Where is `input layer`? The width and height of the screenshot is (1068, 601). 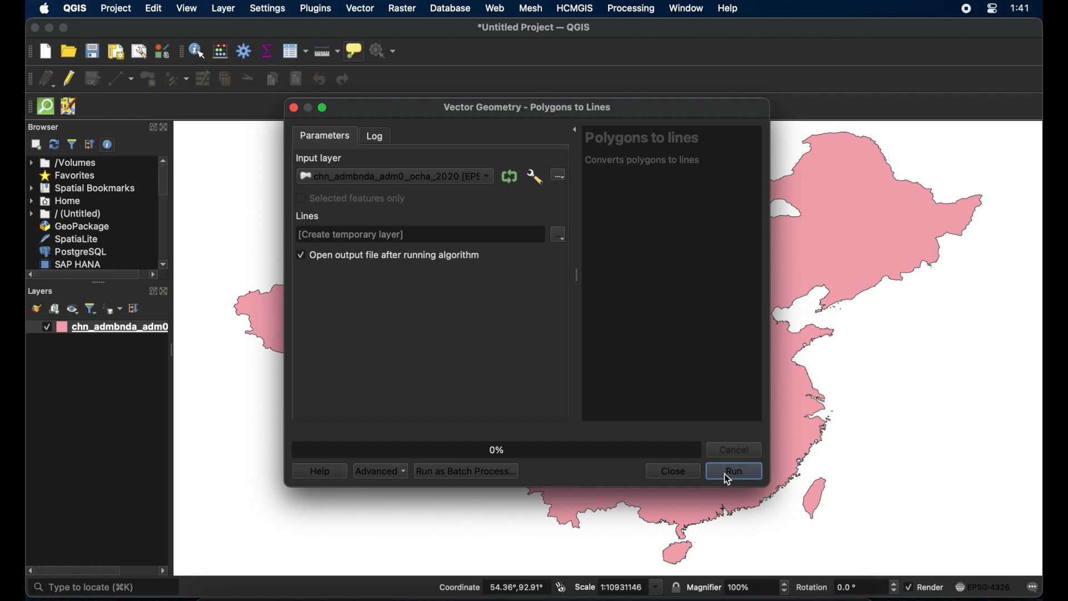
input layer is located at coordinates (321, 158).